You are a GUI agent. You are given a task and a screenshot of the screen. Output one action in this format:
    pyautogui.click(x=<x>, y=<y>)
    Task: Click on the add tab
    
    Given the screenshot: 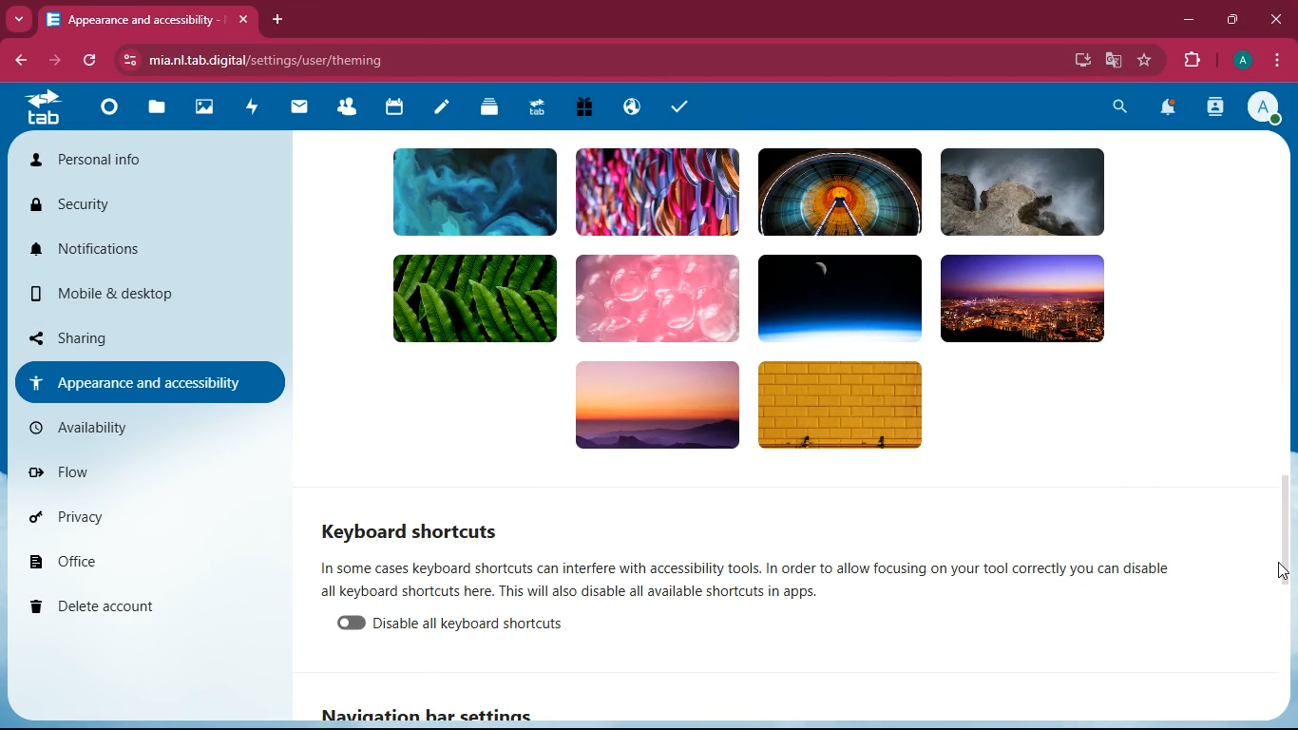 What is the action you would take?
    pyautogui.click(x=277, y=20)
    